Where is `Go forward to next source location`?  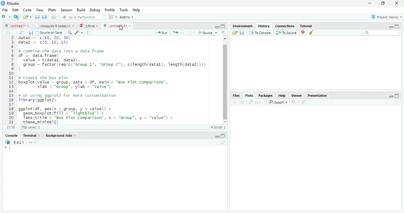 Go forward to next source location is located at coordinates (13, 33).